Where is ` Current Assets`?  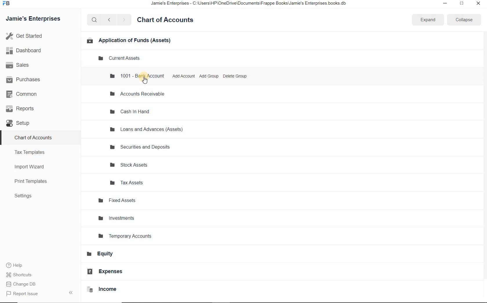
 Current Assets is located at coordinates (120, 58).